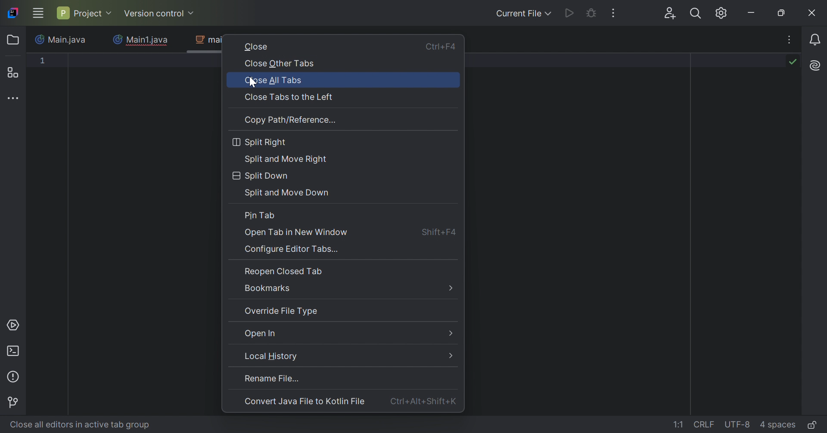  What do you see at coordinates (281, 65) in the screenshot?
I see `Close other tabs` at bounding box center [281, 65].